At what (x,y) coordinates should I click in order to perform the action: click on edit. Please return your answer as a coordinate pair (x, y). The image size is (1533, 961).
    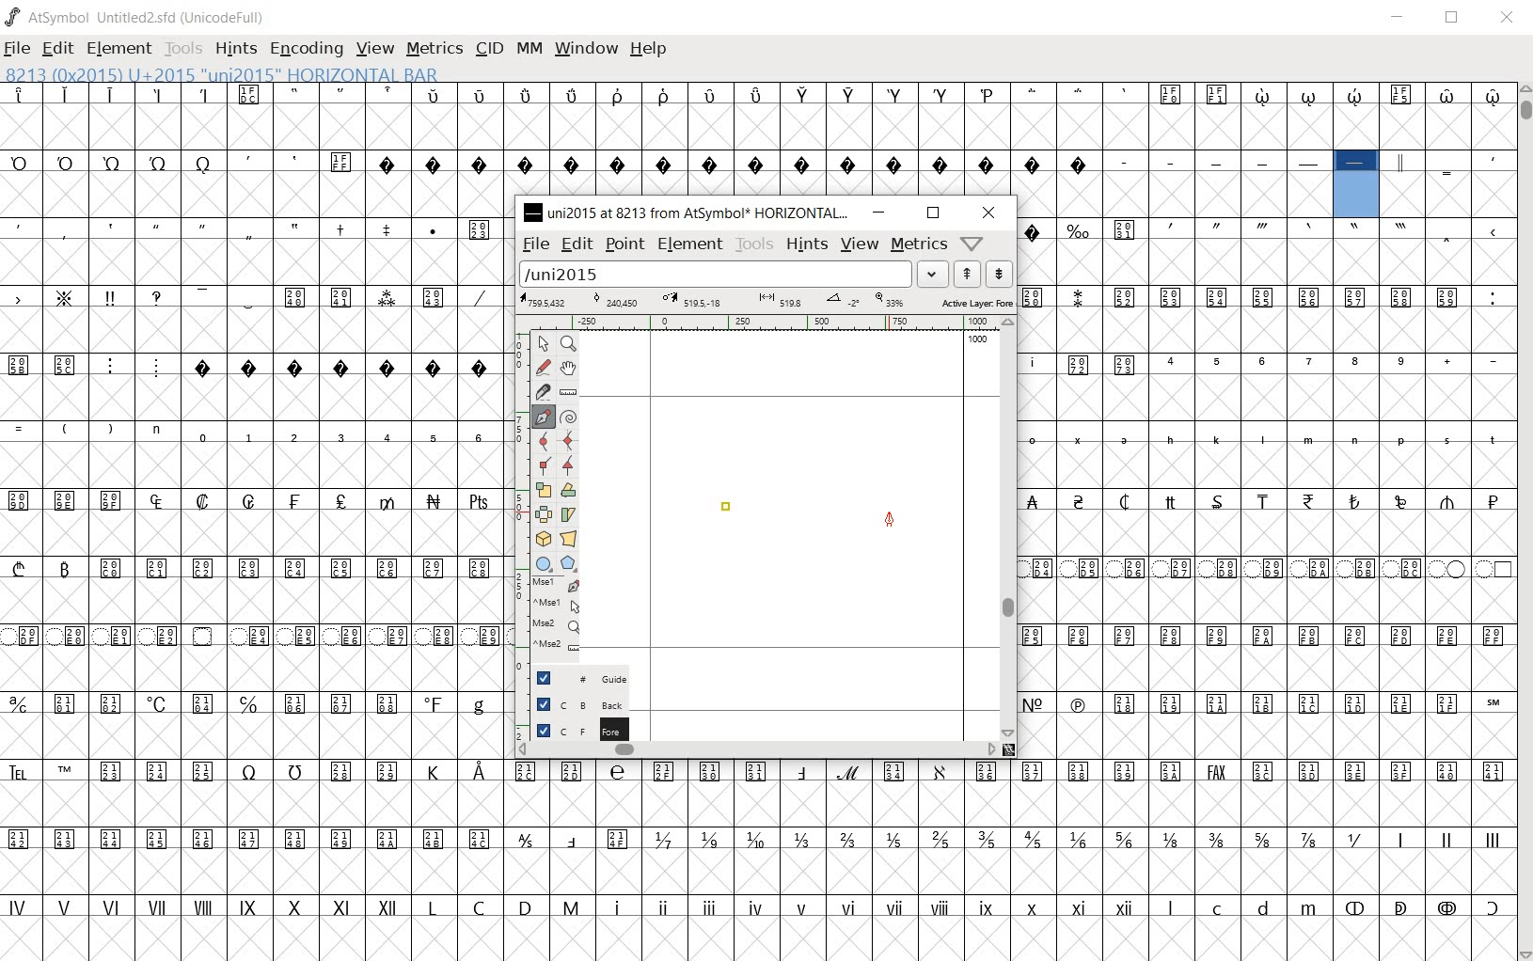
    Looking at the image, I should click on (577, 245).